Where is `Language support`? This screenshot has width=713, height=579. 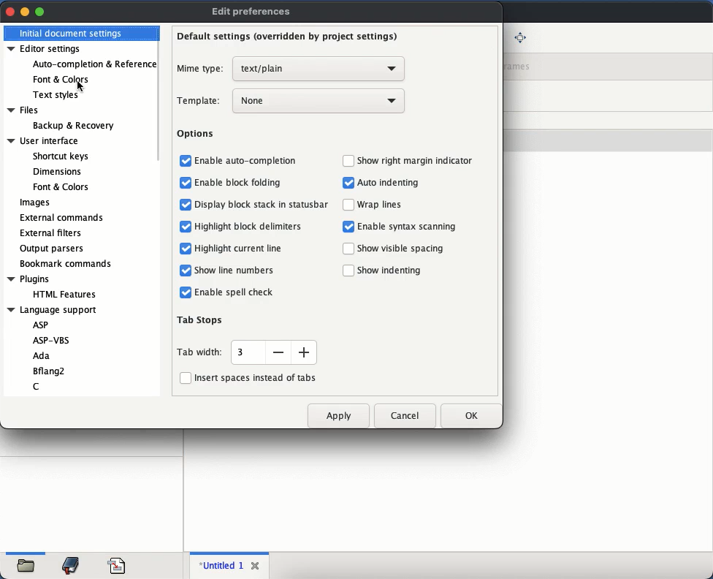
Language support is located at coordinates (54, 311).